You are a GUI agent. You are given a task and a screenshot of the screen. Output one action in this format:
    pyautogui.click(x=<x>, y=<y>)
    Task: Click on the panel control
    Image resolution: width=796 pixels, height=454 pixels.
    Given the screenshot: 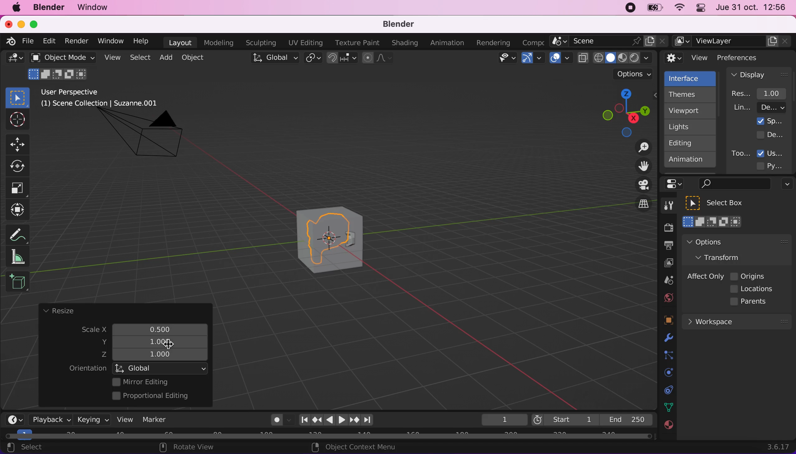 What is the action you would take?
    pyautogui.click(x=676, y=184)
    